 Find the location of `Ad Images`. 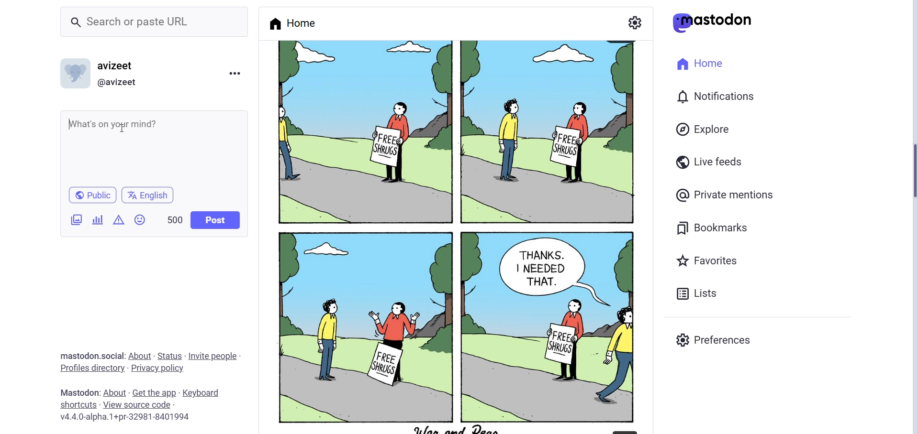

Ad Images is located at coordinates (77, 220).